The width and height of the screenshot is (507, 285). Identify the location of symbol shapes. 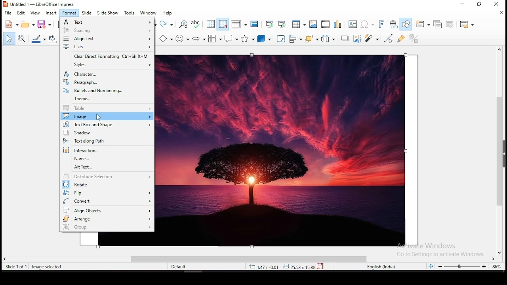
(183, 38).